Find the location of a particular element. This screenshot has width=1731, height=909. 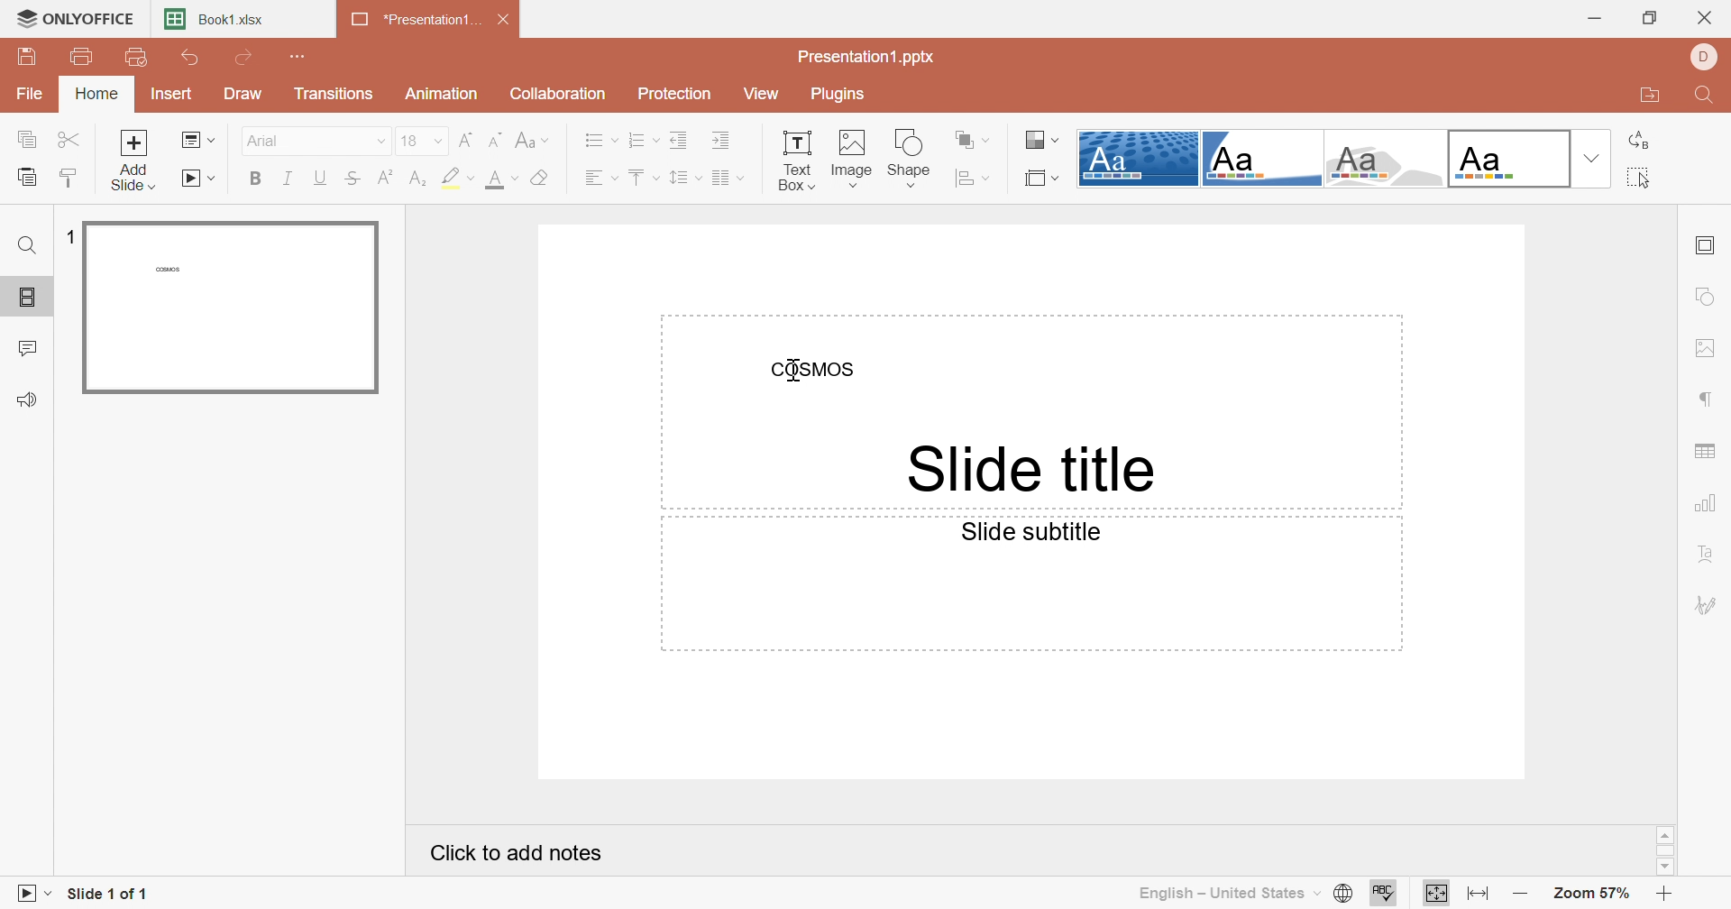

Cursor is located at coordinates (790, 372).